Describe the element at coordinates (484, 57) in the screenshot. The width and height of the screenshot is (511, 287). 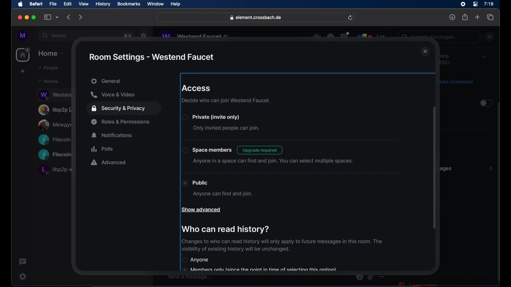
I see `dropdown` at that location.